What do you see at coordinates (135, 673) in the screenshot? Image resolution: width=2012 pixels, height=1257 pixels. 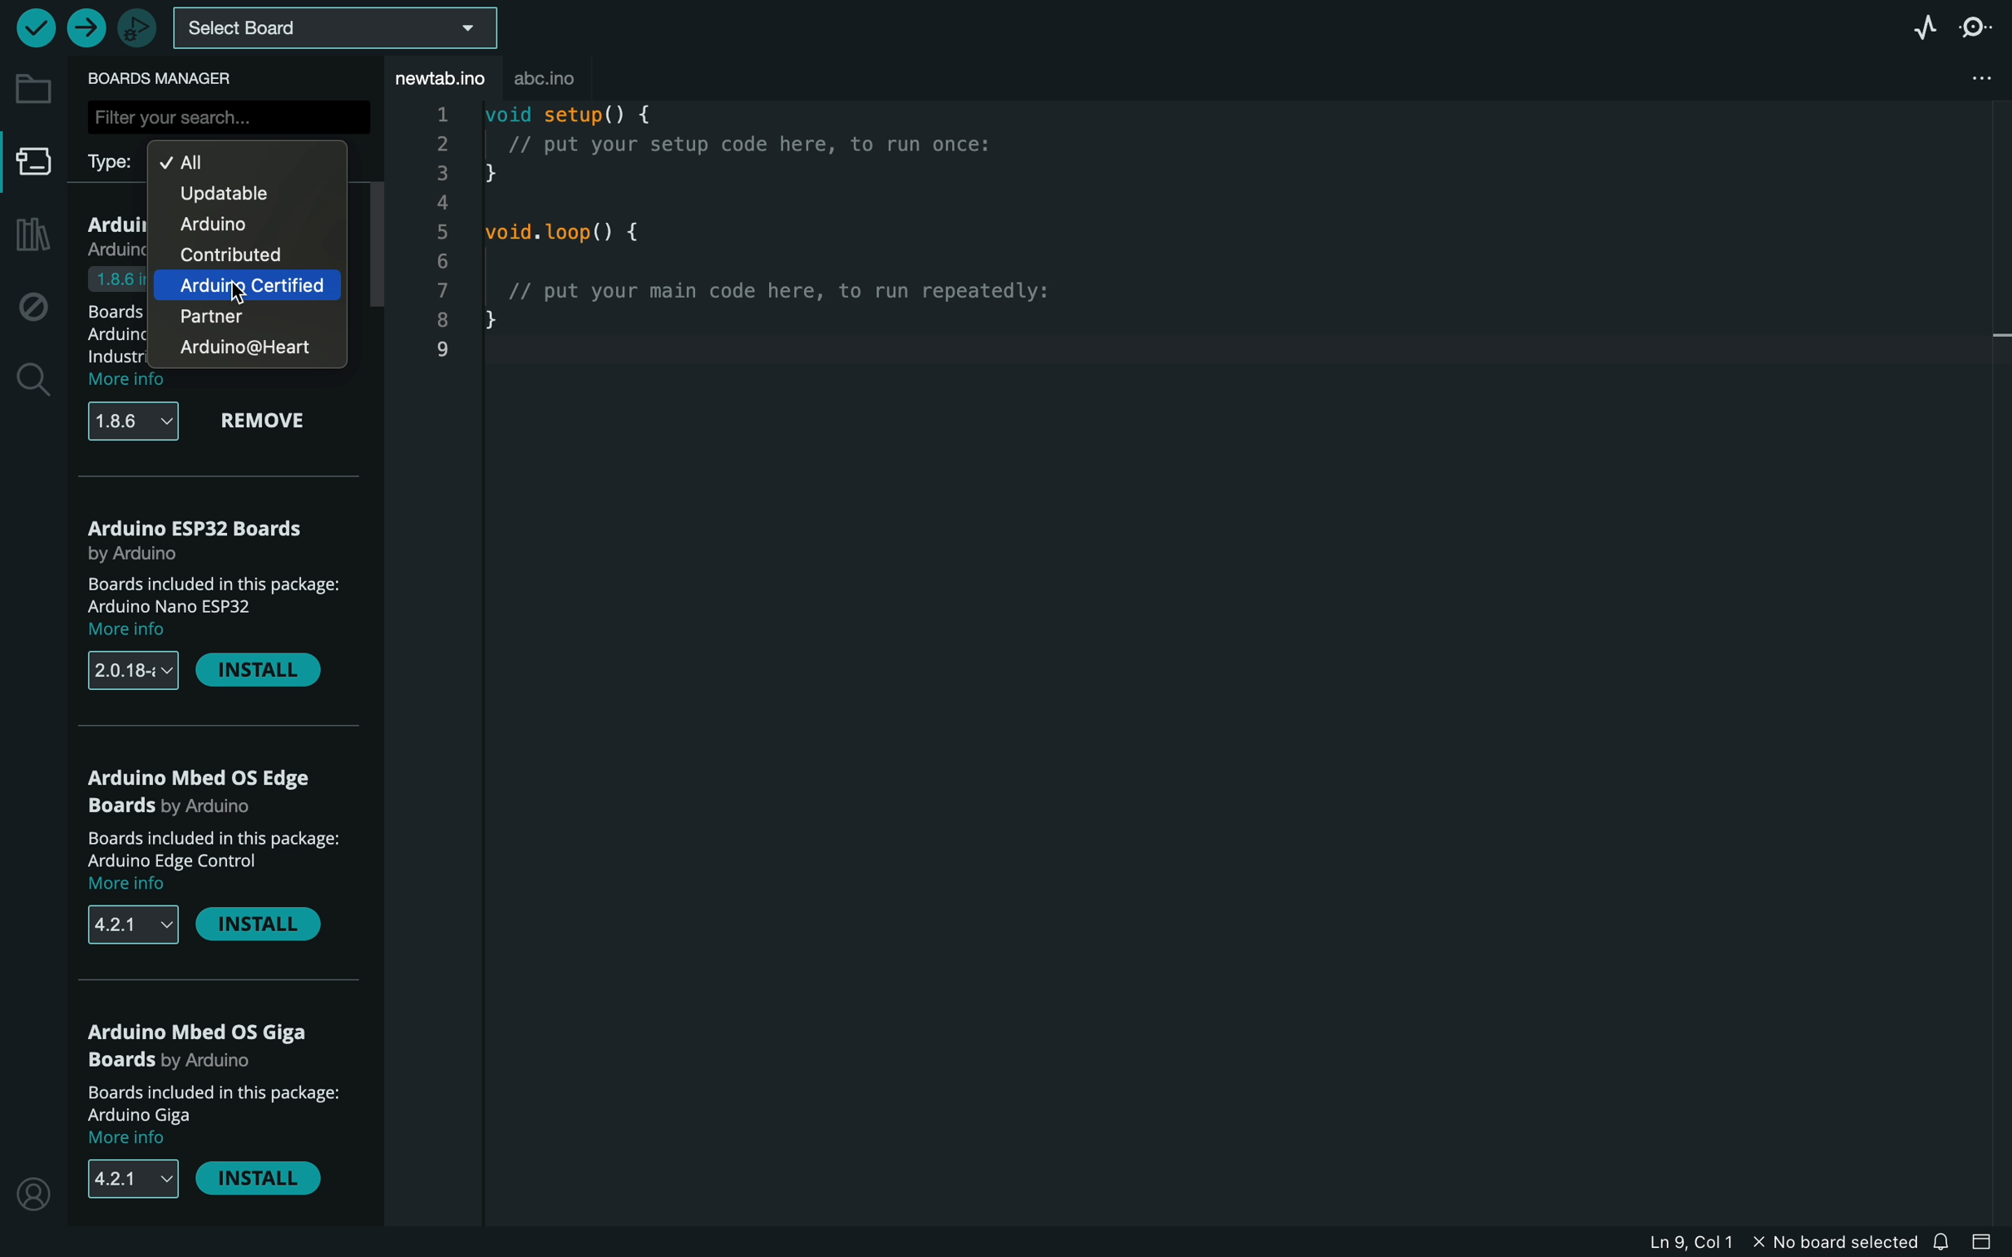 I see `versions` at bounding box center [135, 673].